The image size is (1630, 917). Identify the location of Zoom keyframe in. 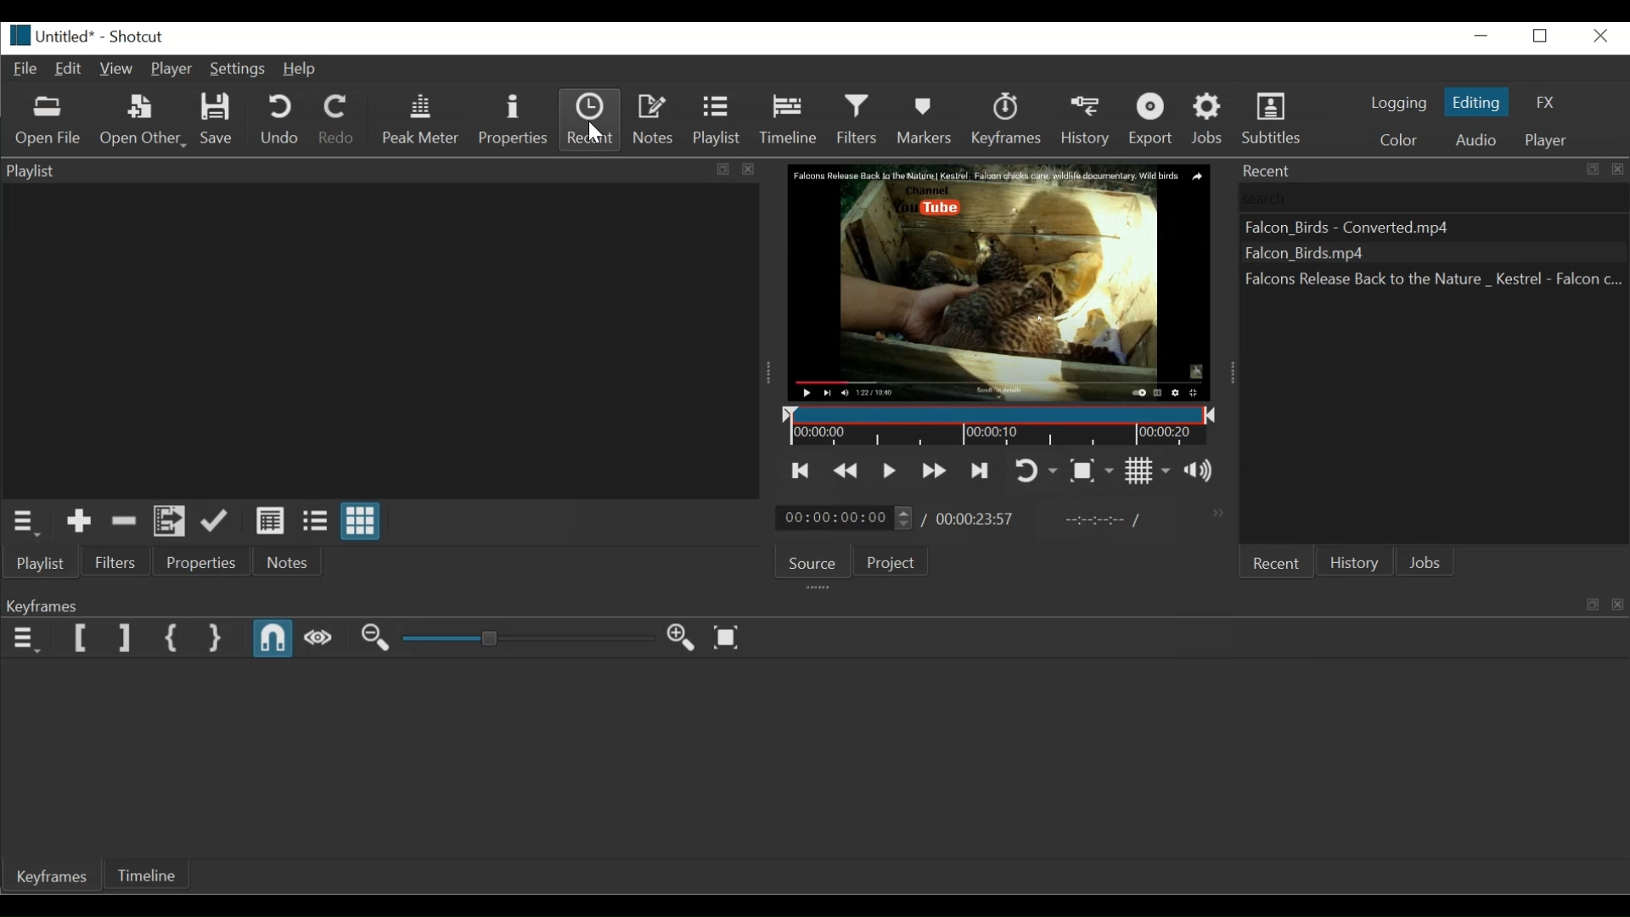
(684, 639).